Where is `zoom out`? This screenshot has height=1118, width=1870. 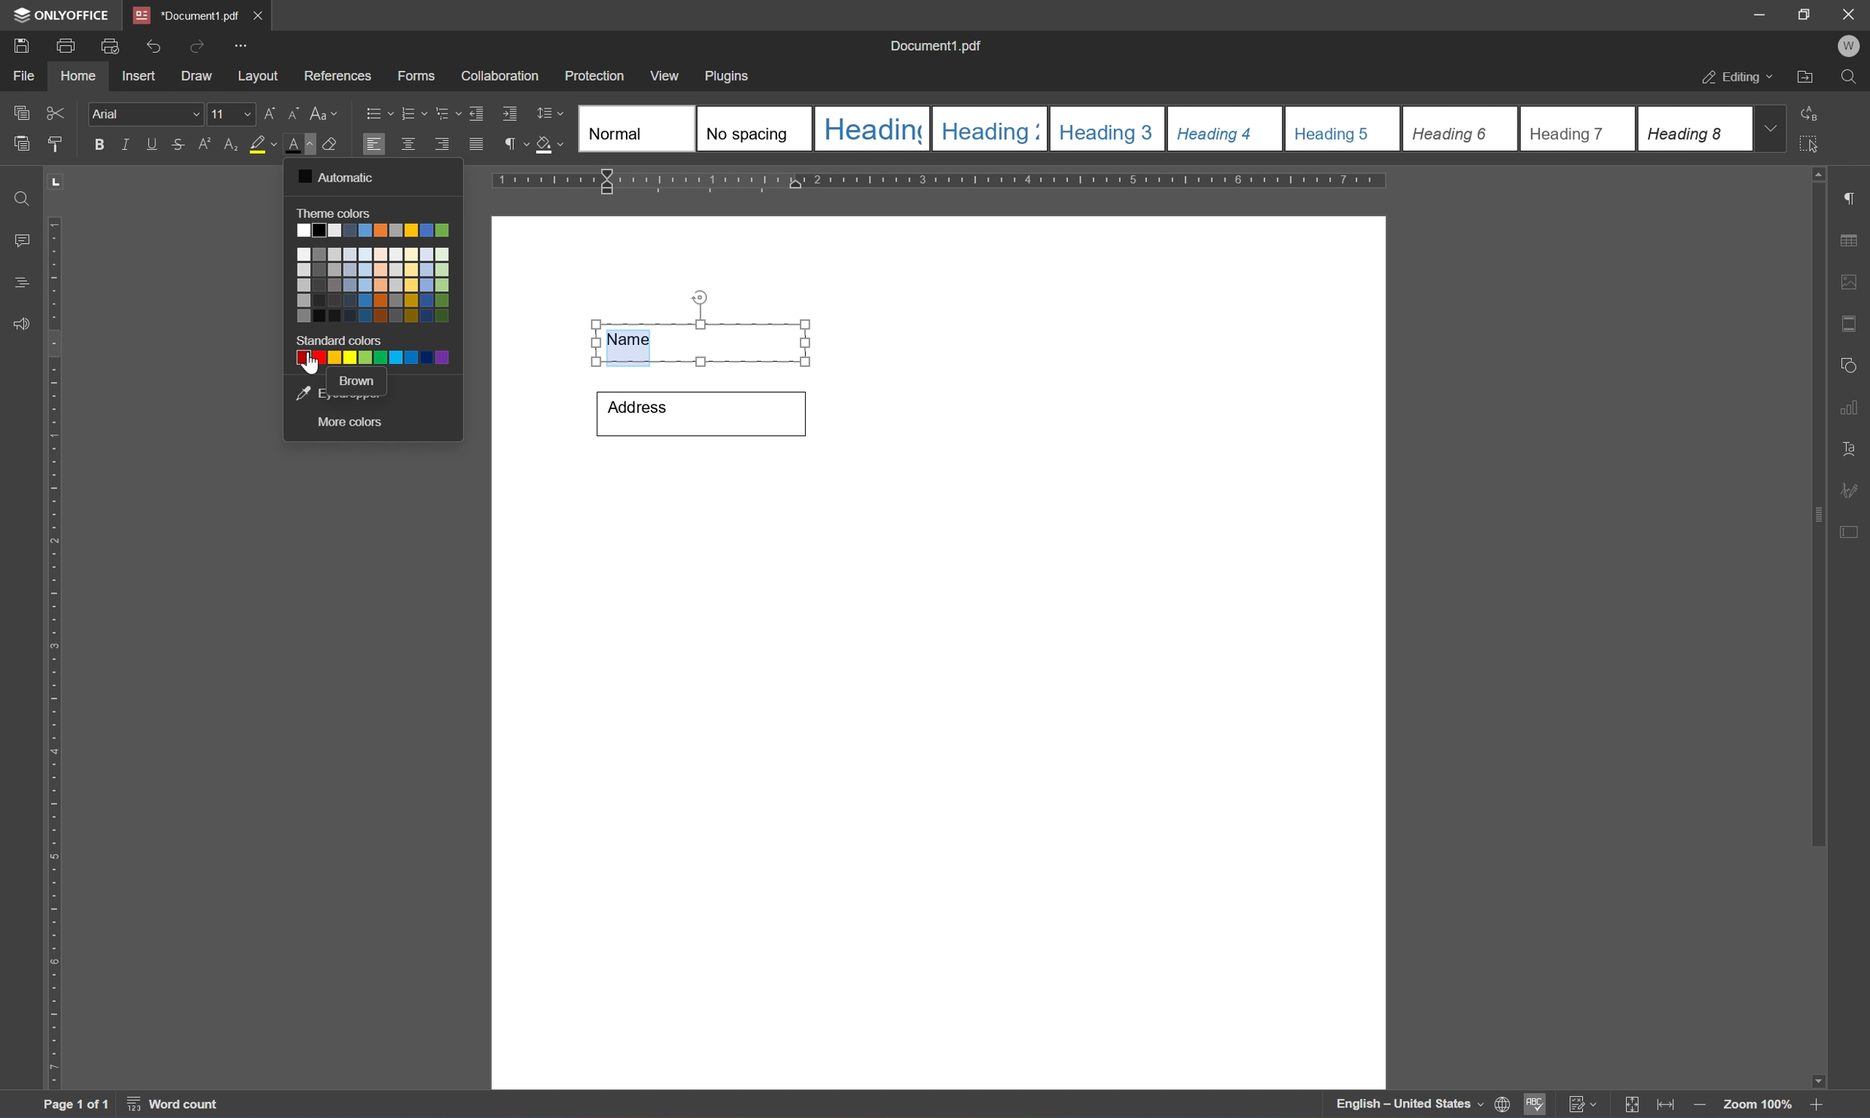
zoom out is located at coordinates (1821, 1105).